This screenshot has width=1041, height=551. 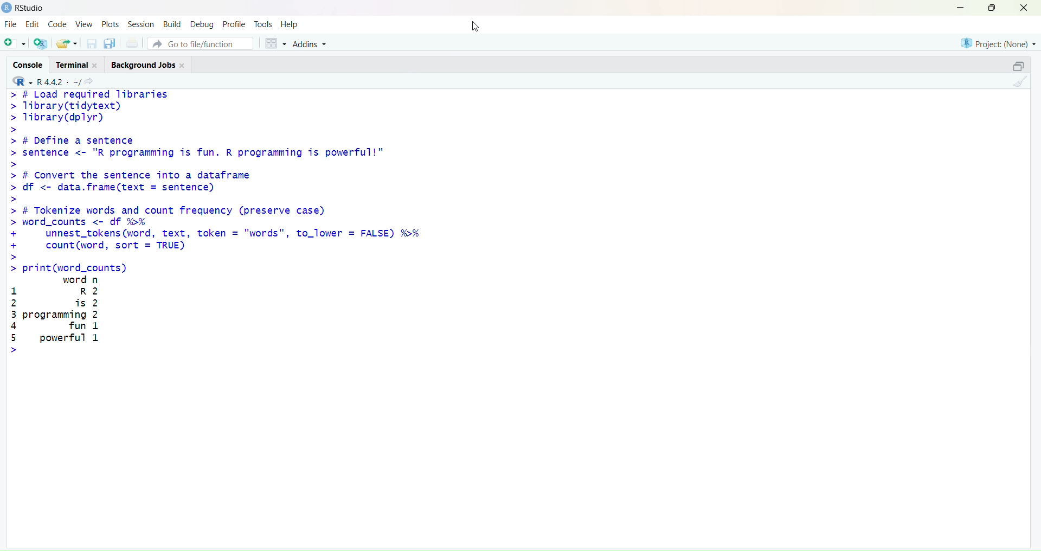 I want to click on > # Load required libraries
Tibrary(tidytext) I
Tibrary(dplyr)
# Define a sentence
sentence <- "R programming is fun. R programming is powerful!"
# Convert the sentence into a dataframe
df <- data.frame(text = sentence)
# Tokenize words and count frequency (preserve case)
word_counts <- df %>%
unnest_tokens (word, text, token = "words", to_lower = FALSE) %>%
count (word, sort = TRUE), so click(x=248, y=175).